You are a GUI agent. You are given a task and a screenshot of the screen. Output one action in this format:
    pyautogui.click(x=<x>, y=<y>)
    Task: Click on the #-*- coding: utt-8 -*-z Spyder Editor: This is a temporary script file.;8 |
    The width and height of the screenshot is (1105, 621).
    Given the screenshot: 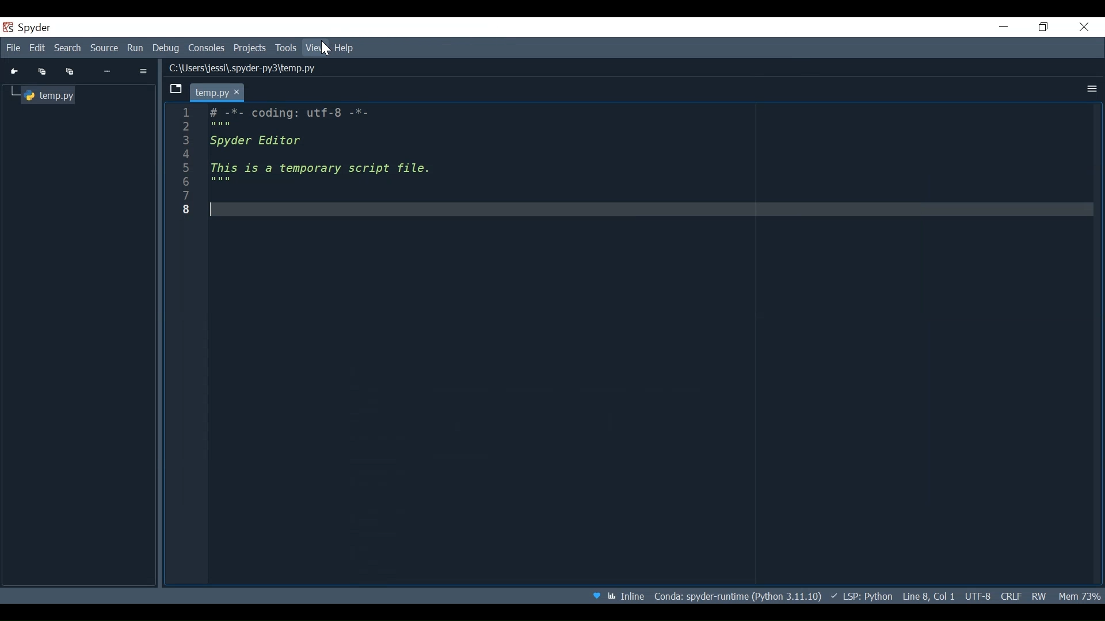 What is the action you would take?
    pyautogui.click(x=634, y=336)
    